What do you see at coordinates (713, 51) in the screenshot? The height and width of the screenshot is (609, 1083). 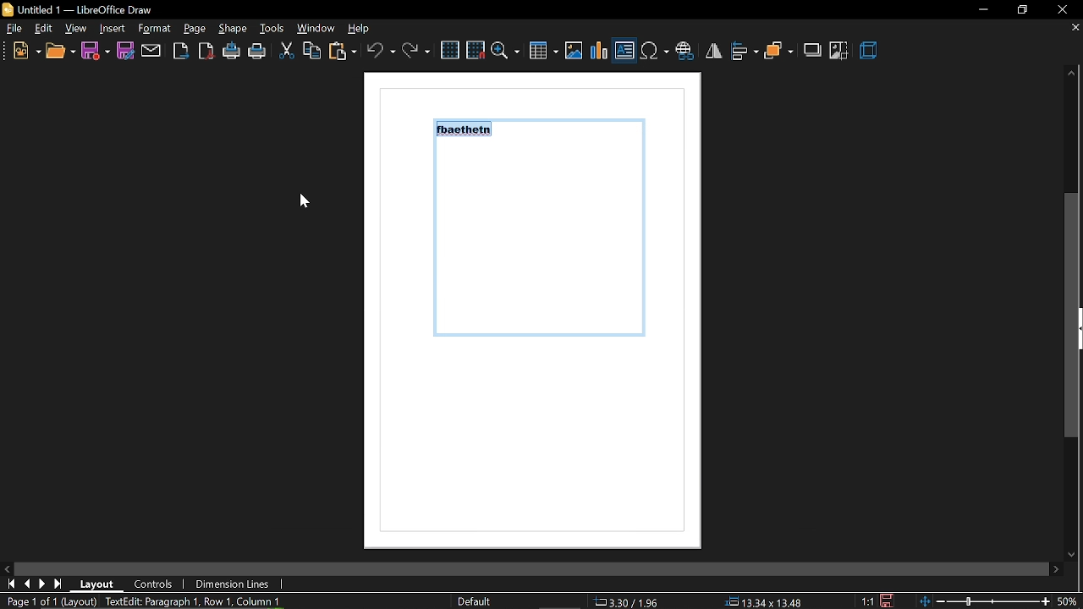 I see `flip` at bounding box center [713, 51].